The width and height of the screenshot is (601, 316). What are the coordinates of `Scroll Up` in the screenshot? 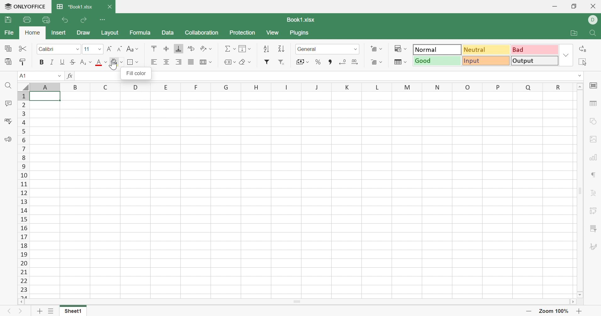 It's located at (580, 86).